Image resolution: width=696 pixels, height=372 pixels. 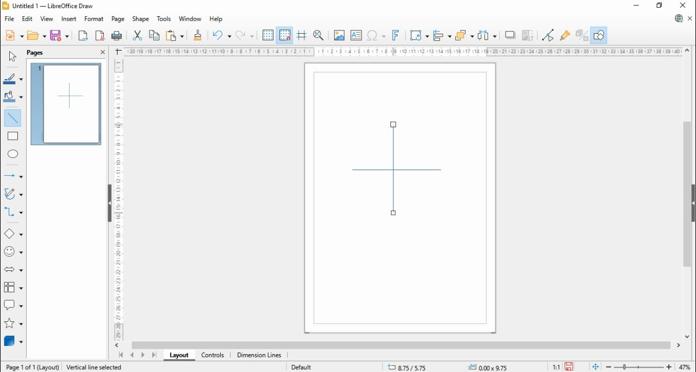 I want to click on redo, so click(x=245, y=35).